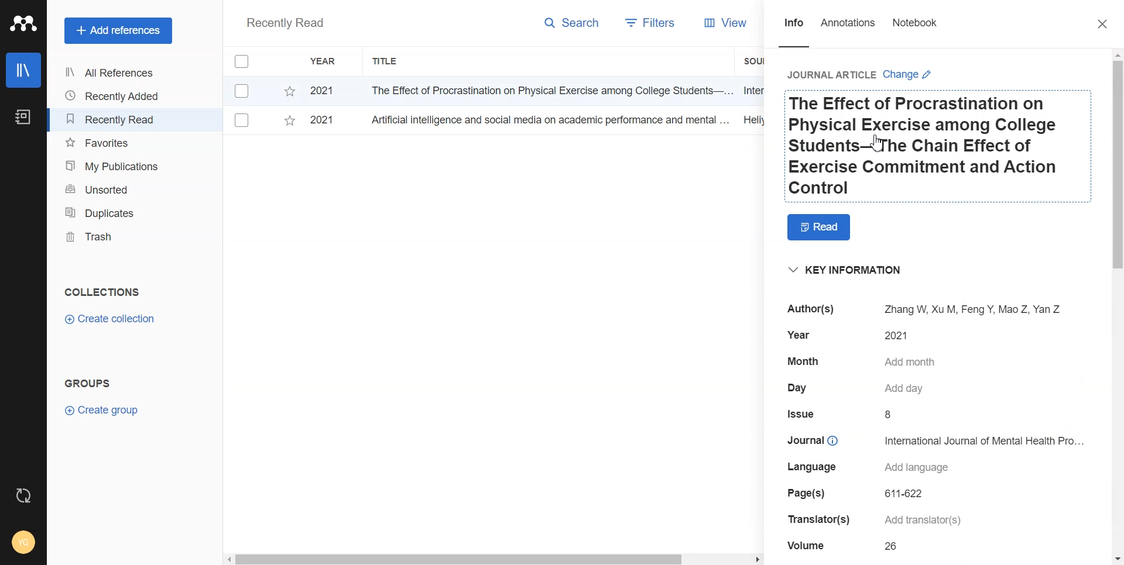 Image resolution: width=1124 pixels, height=565 pixels. Describe the element at coordinates (865, 471) in the screenshot. I see `Language Add language` at that location.